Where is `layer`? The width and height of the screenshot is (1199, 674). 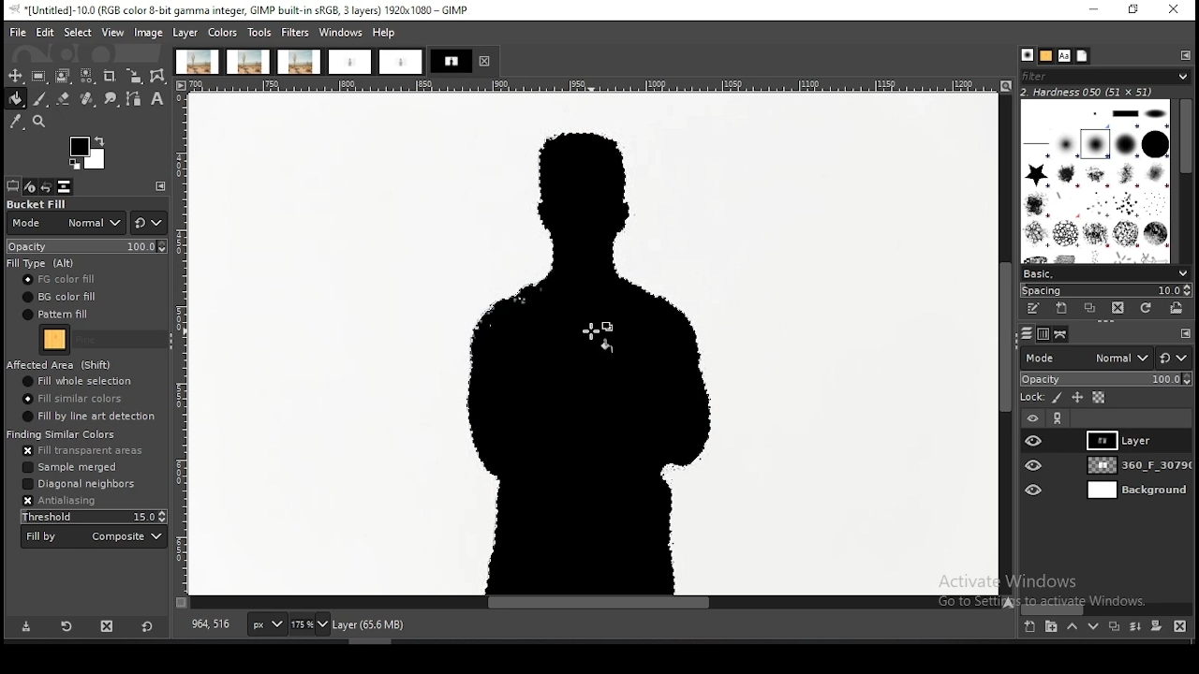
layer is located at coordinates (1135, 465).